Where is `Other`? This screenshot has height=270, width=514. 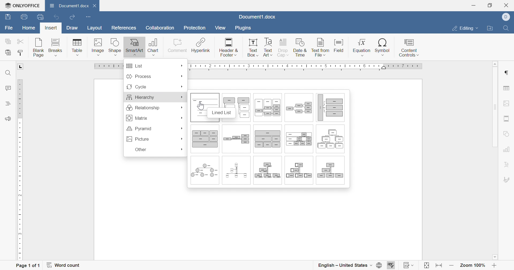 Other is located at coordinates (141, 150).